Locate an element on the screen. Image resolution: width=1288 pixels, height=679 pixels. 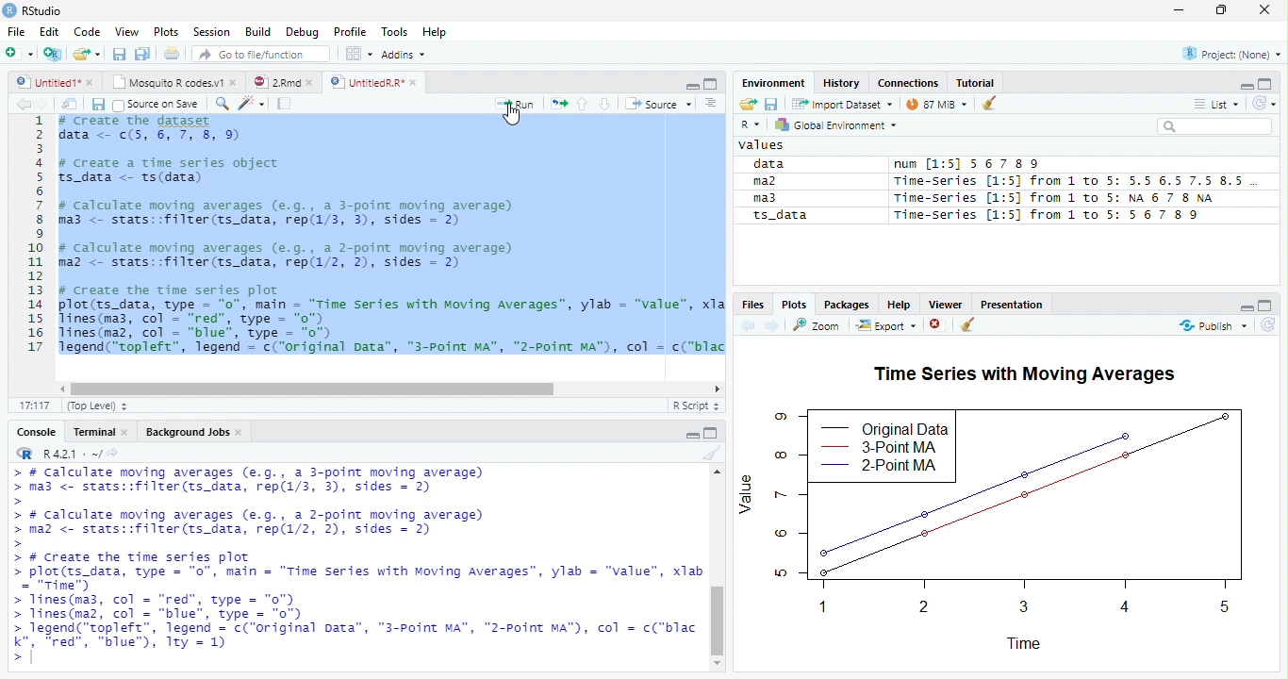
Debug is located at coordinates (302, 32).